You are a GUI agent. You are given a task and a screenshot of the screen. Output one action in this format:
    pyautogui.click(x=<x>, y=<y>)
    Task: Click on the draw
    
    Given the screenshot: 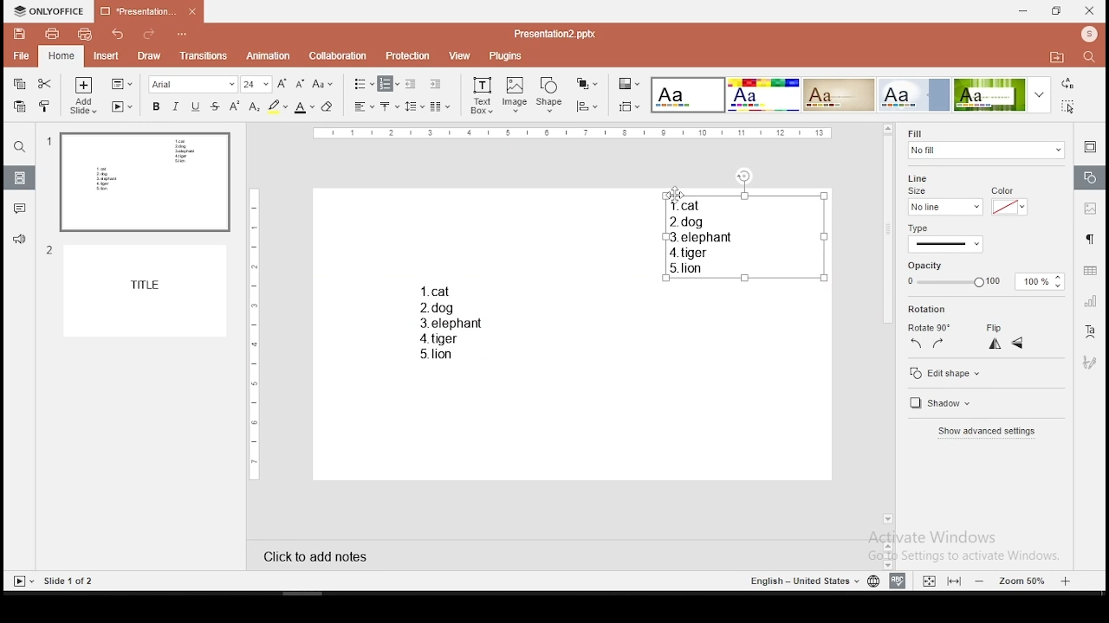 What is the action you would take?
    pyautogui.click(x=149, y=57)
    